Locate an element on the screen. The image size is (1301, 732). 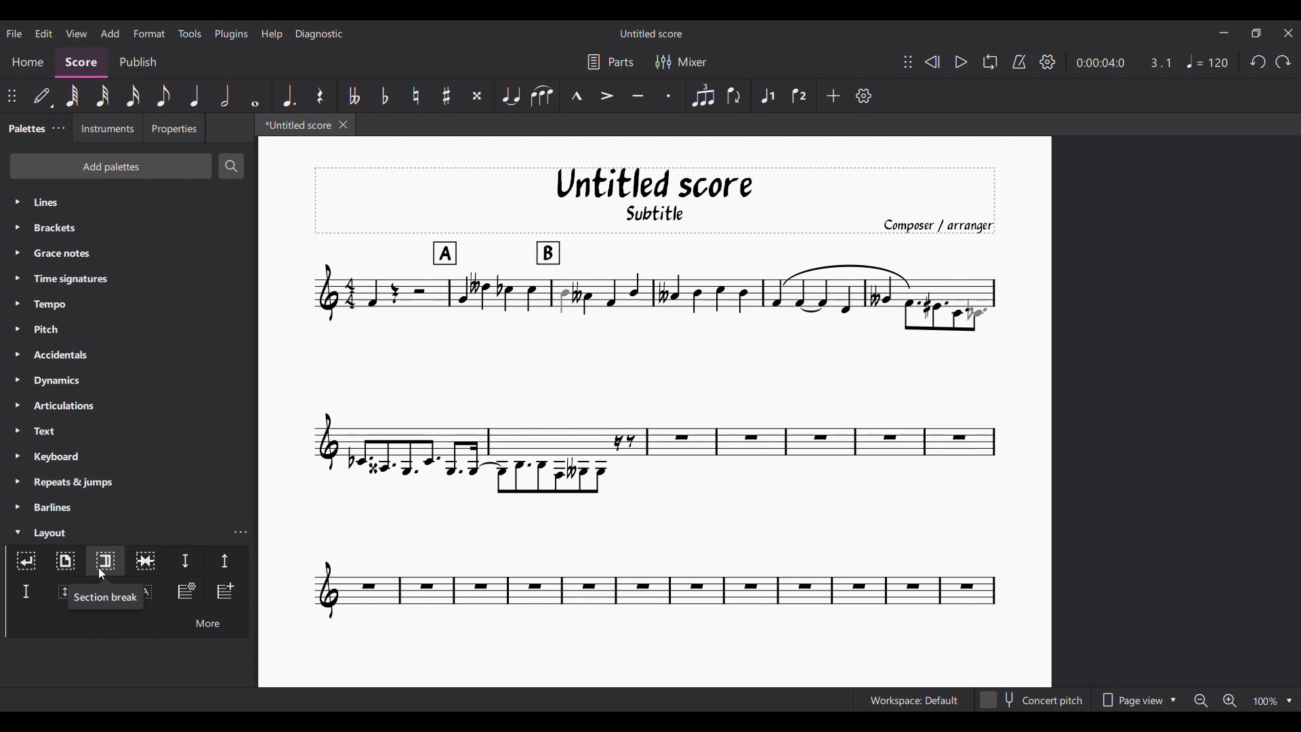
Page view options is located at coordinates (1137, 699).